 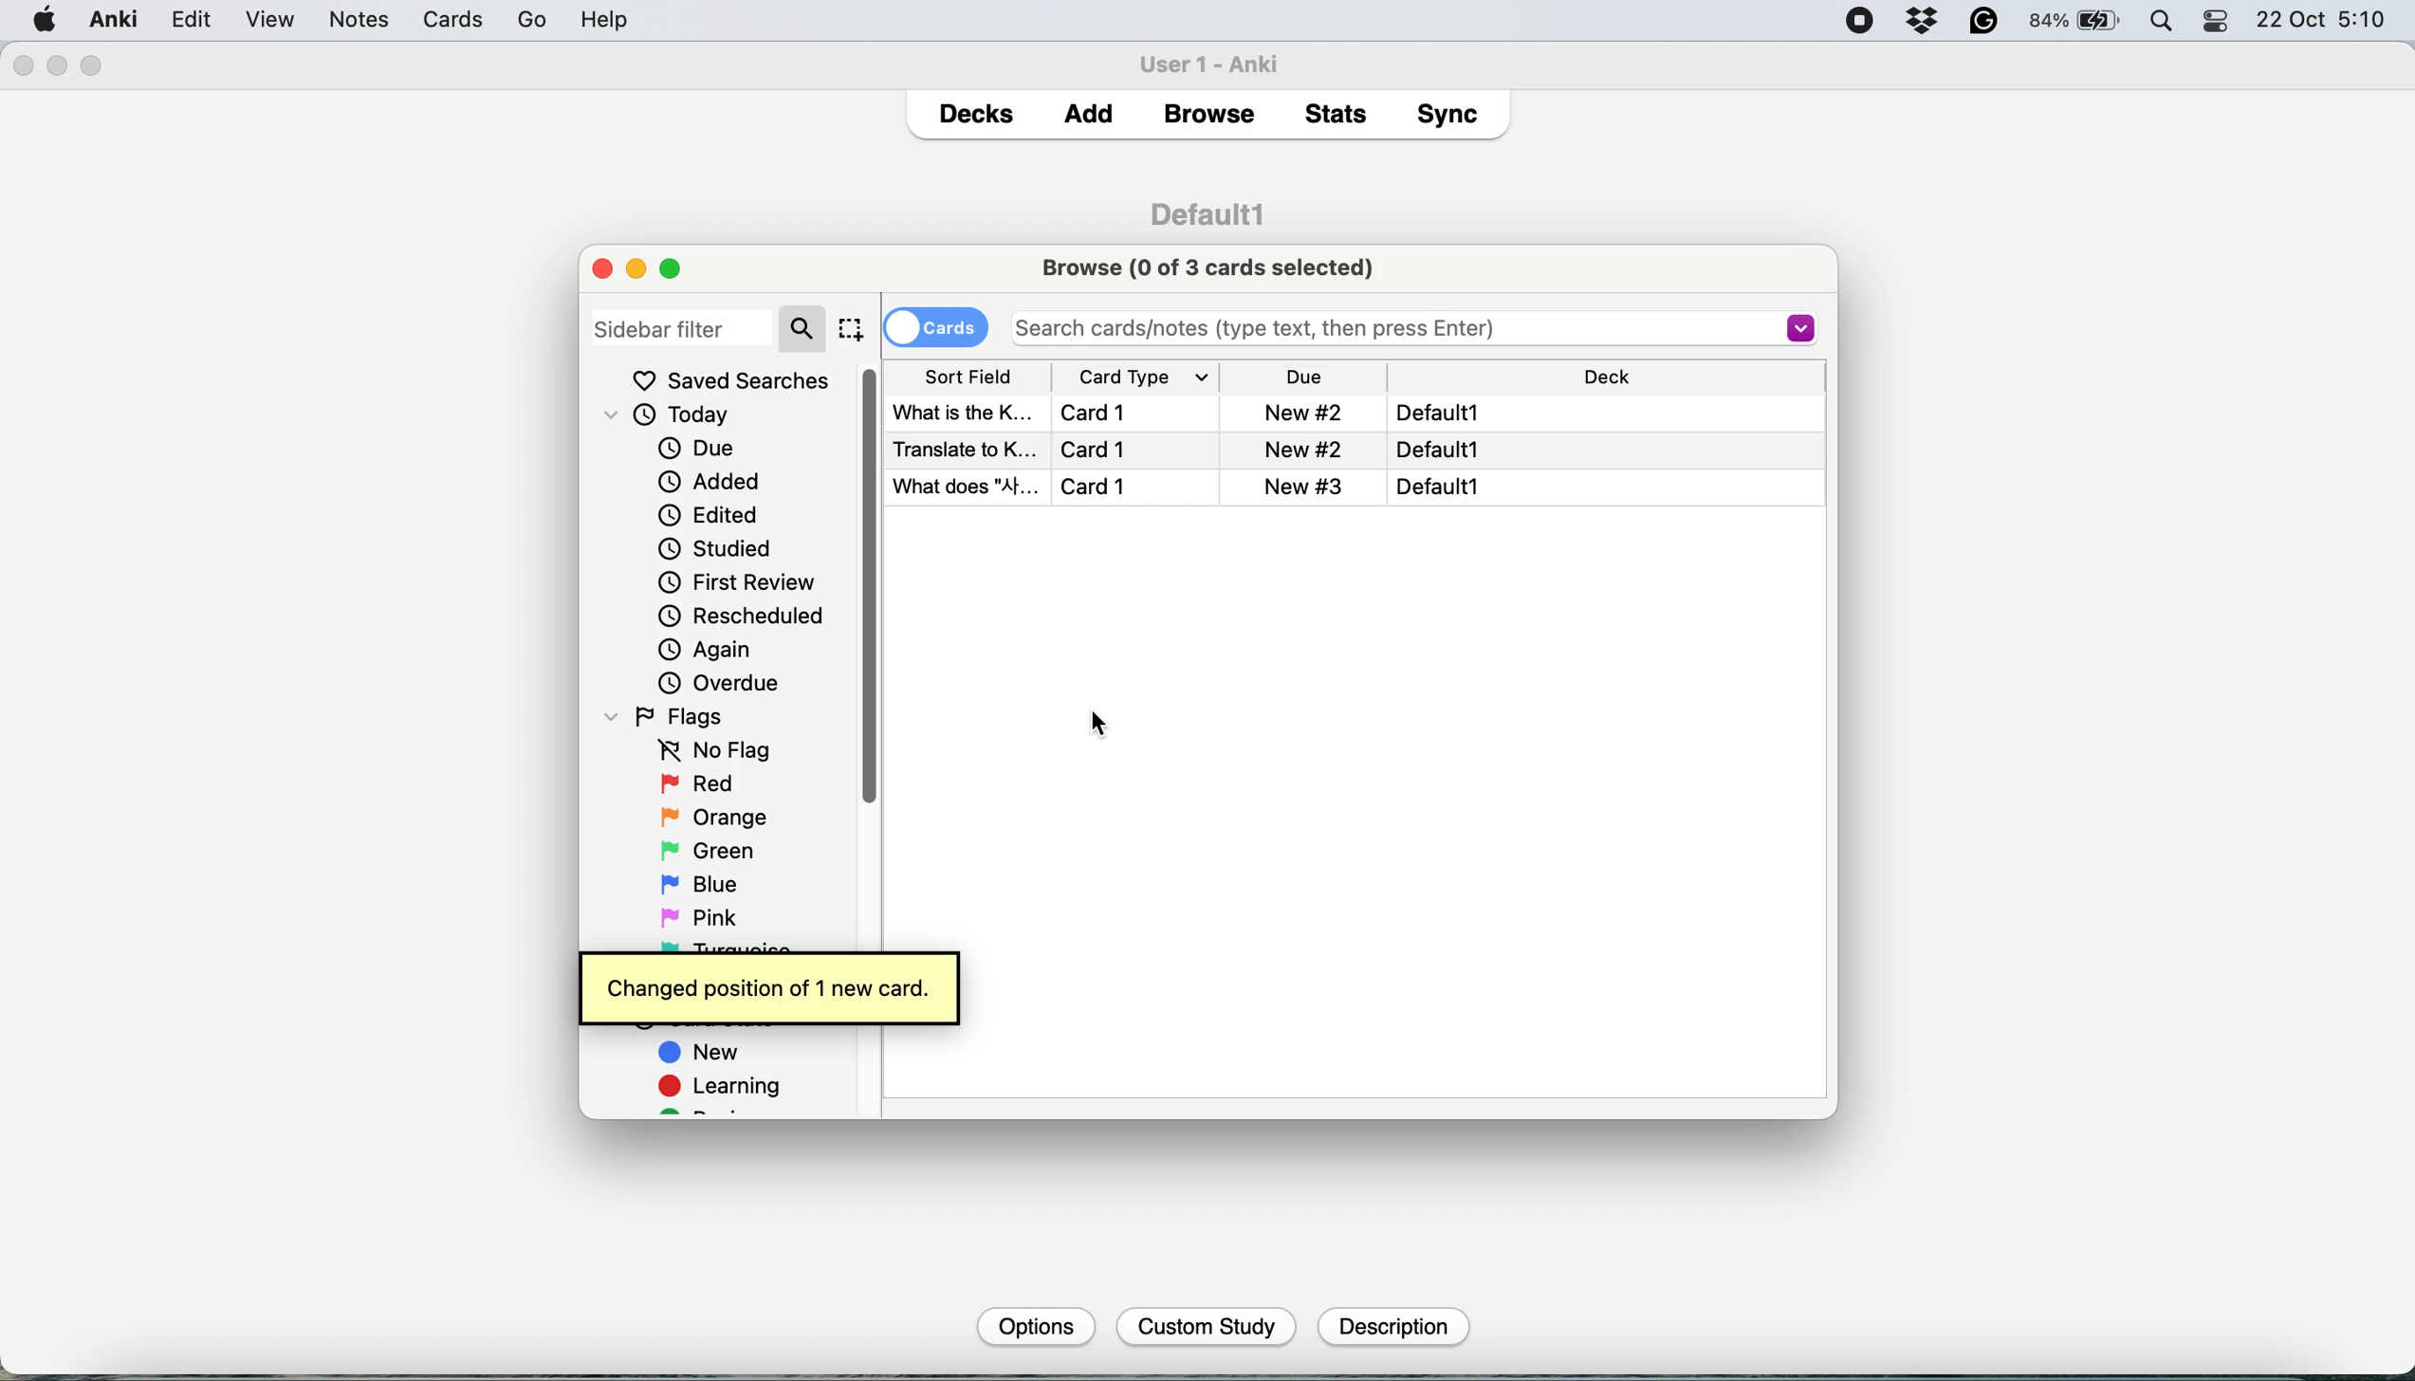 I want to click on screen recorder, so click(x=1860, y=23).